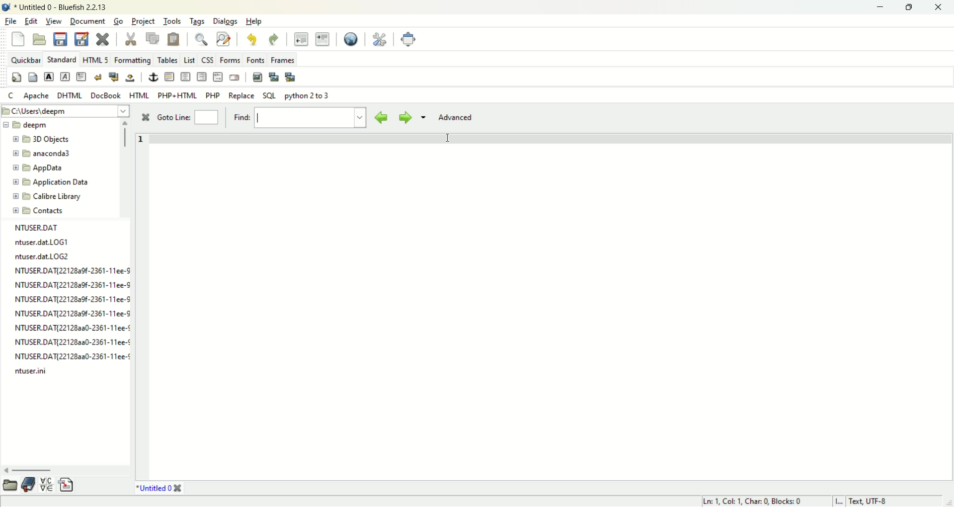 The image size is (954, 507). I want to click on undo, so click(250, 39).